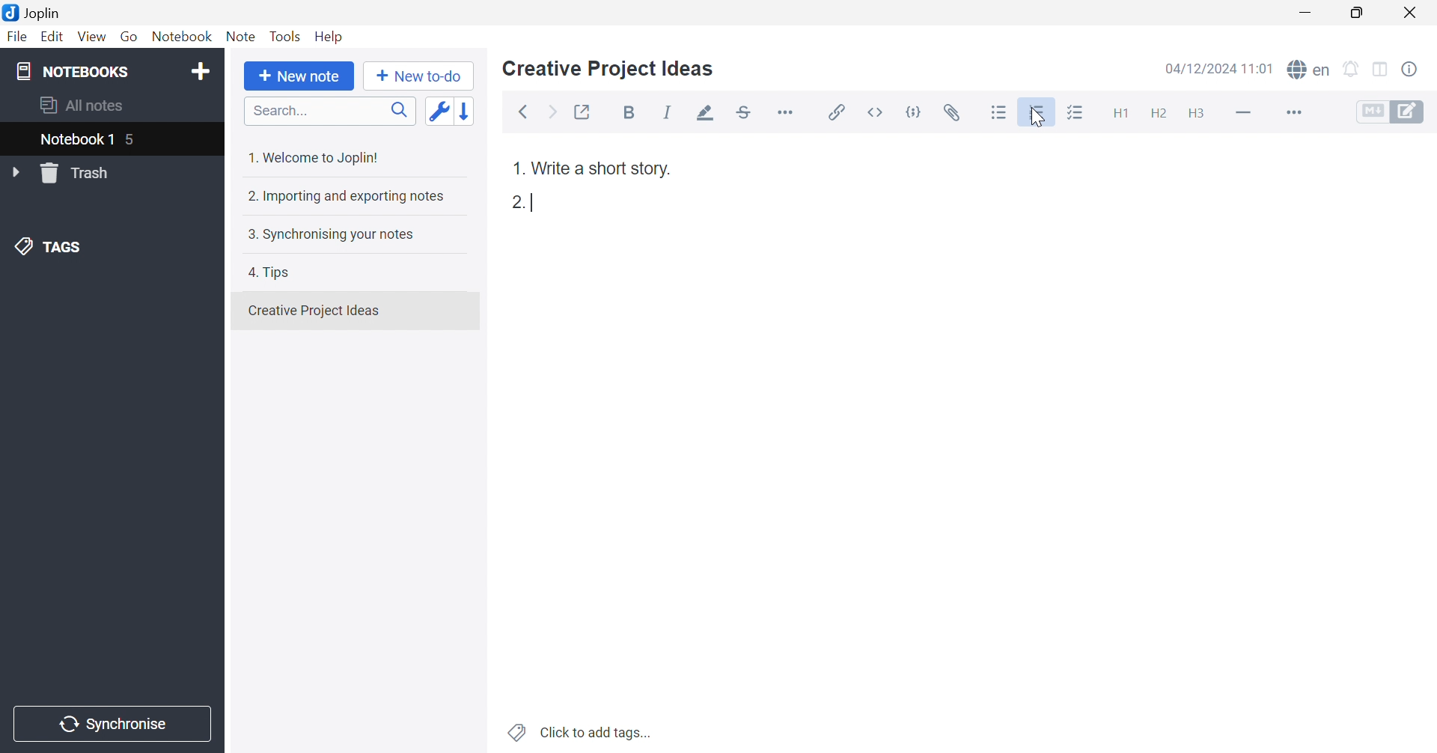 The height and width of the screenshot is (753, 1437). I want to click on Numbered list, so click(1038, 114).